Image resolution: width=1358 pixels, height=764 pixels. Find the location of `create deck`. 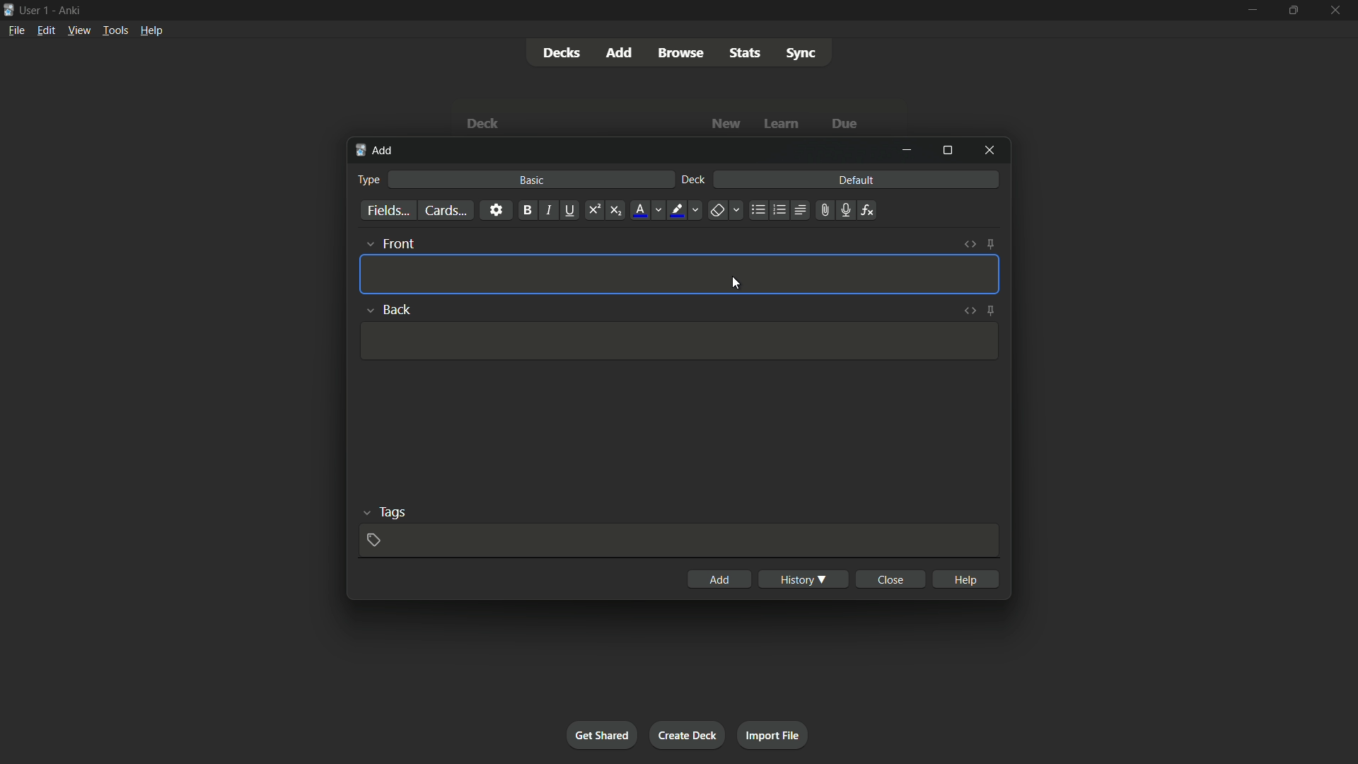

create deck is located at coordinates (686, 734).